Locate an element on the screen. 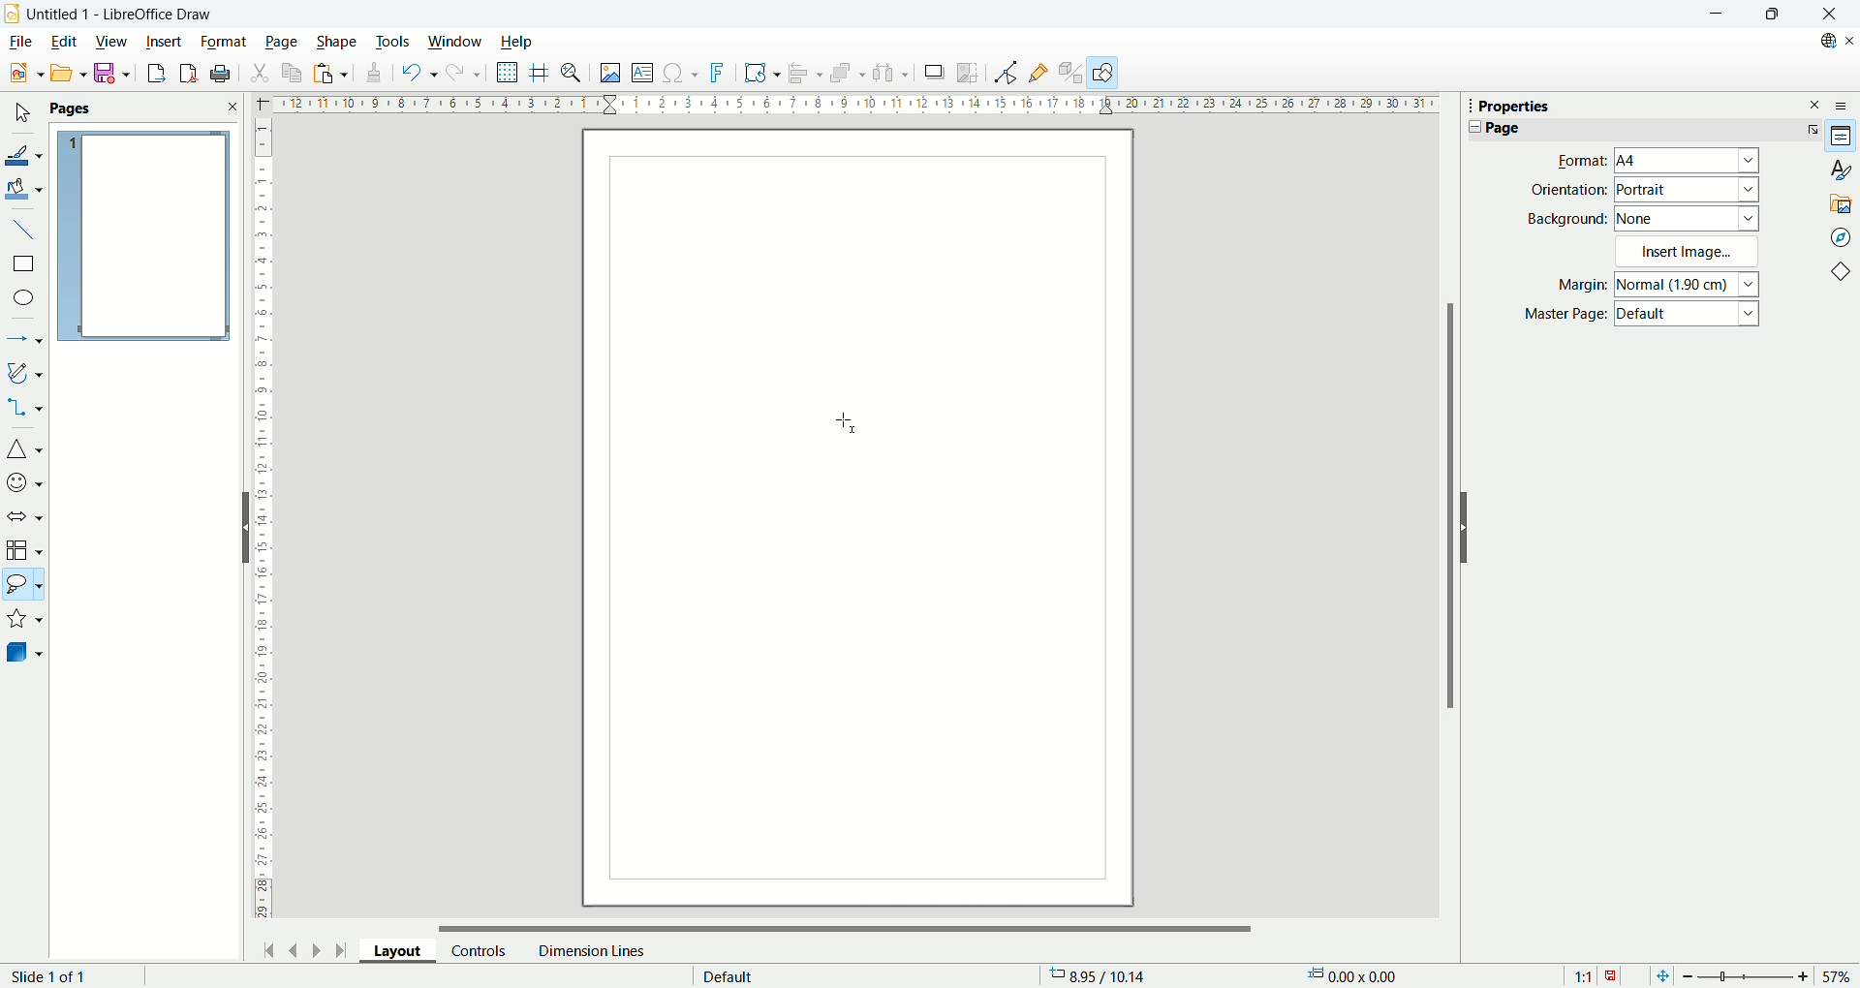  Hotizontal ruler is located at coordinates (855, 107).